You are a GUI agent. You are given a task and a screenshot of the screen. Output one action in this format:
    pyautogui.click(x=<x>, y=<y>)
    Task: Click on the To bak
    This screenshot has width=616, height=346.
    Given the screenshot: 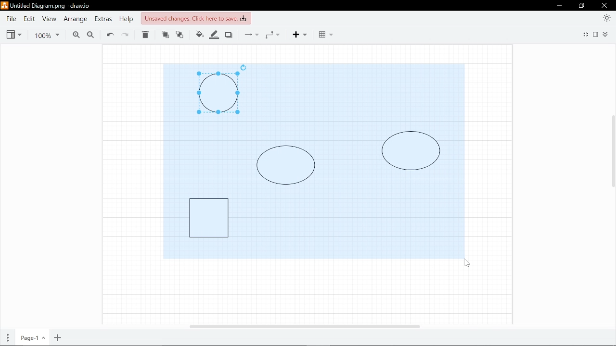 What is the action you would take?
    pyautogui.click(x=181, y=35)
    